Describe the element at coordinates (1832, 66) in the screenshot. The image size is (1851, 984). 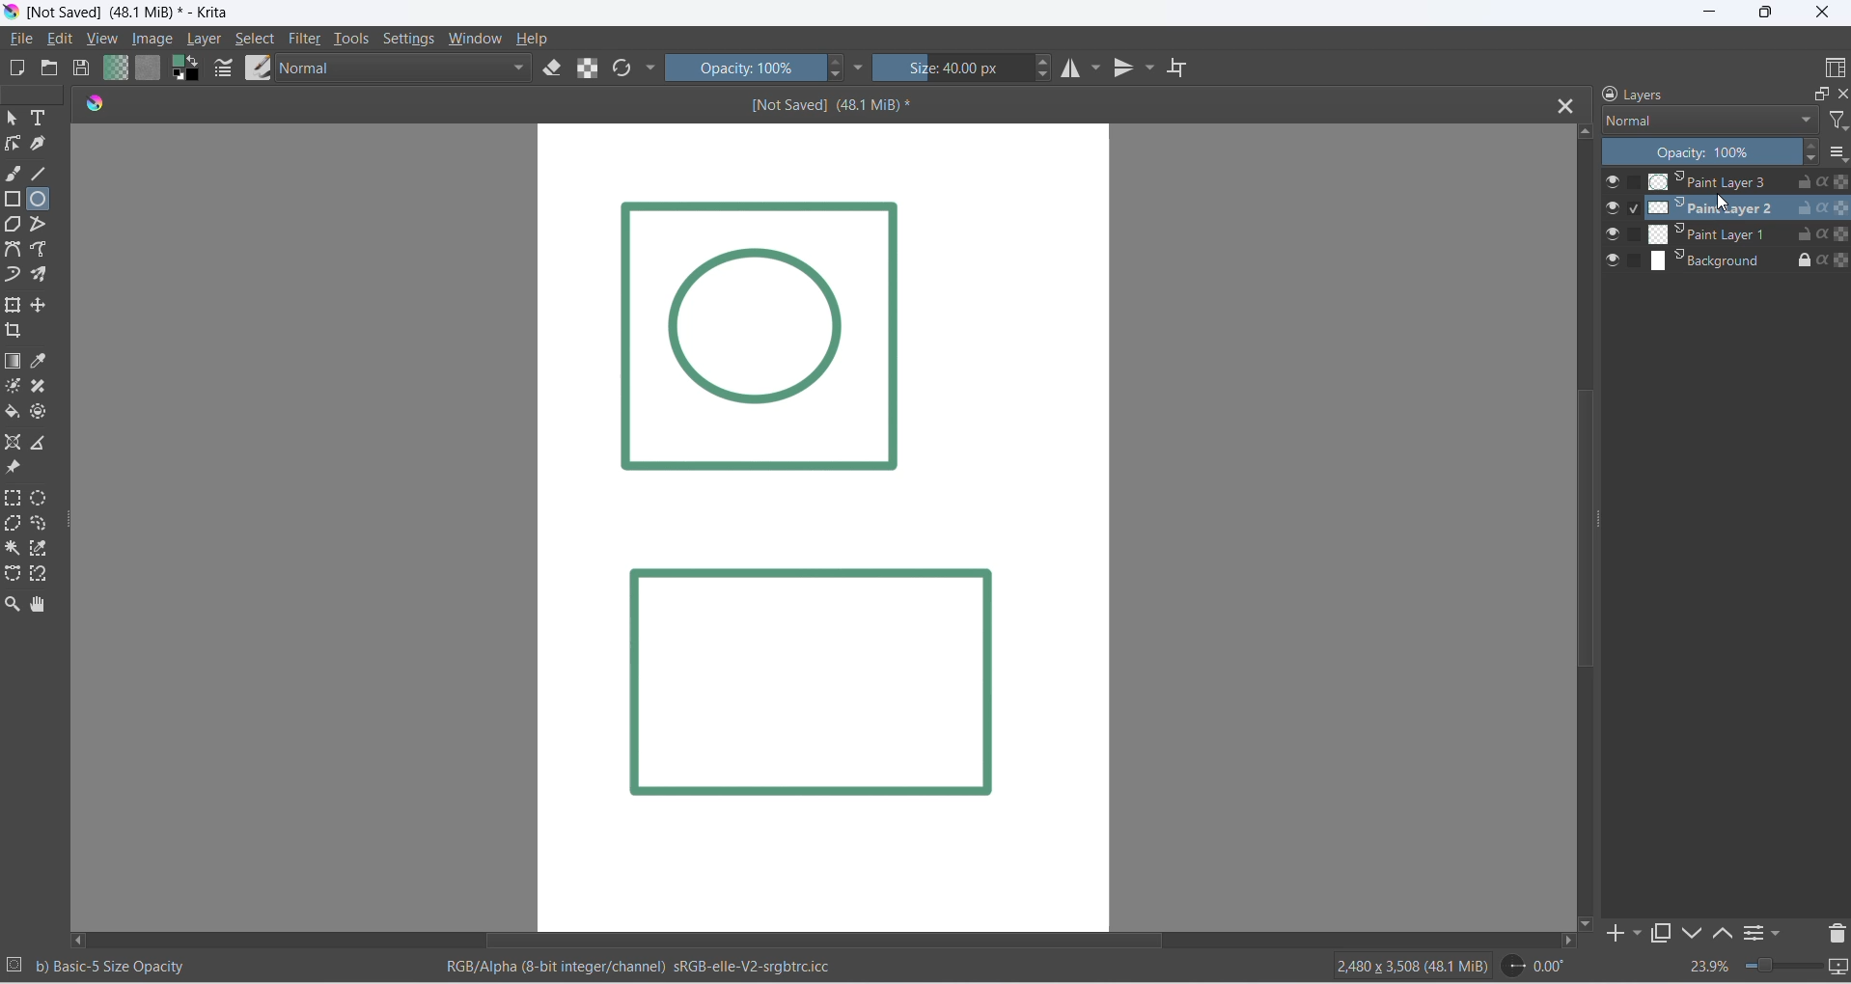
I see `display type` at that location.